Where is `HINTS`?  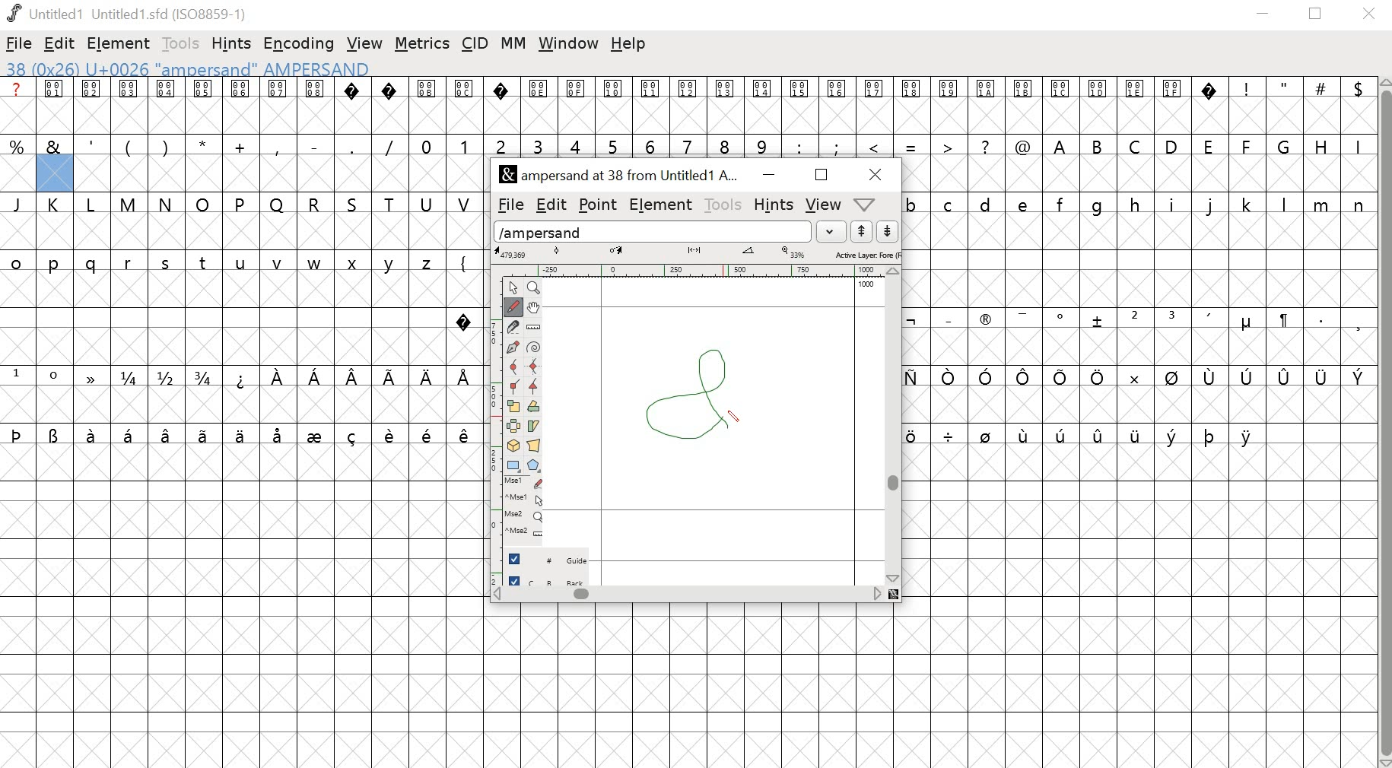
HINTS is located at coordinates (773, 206).